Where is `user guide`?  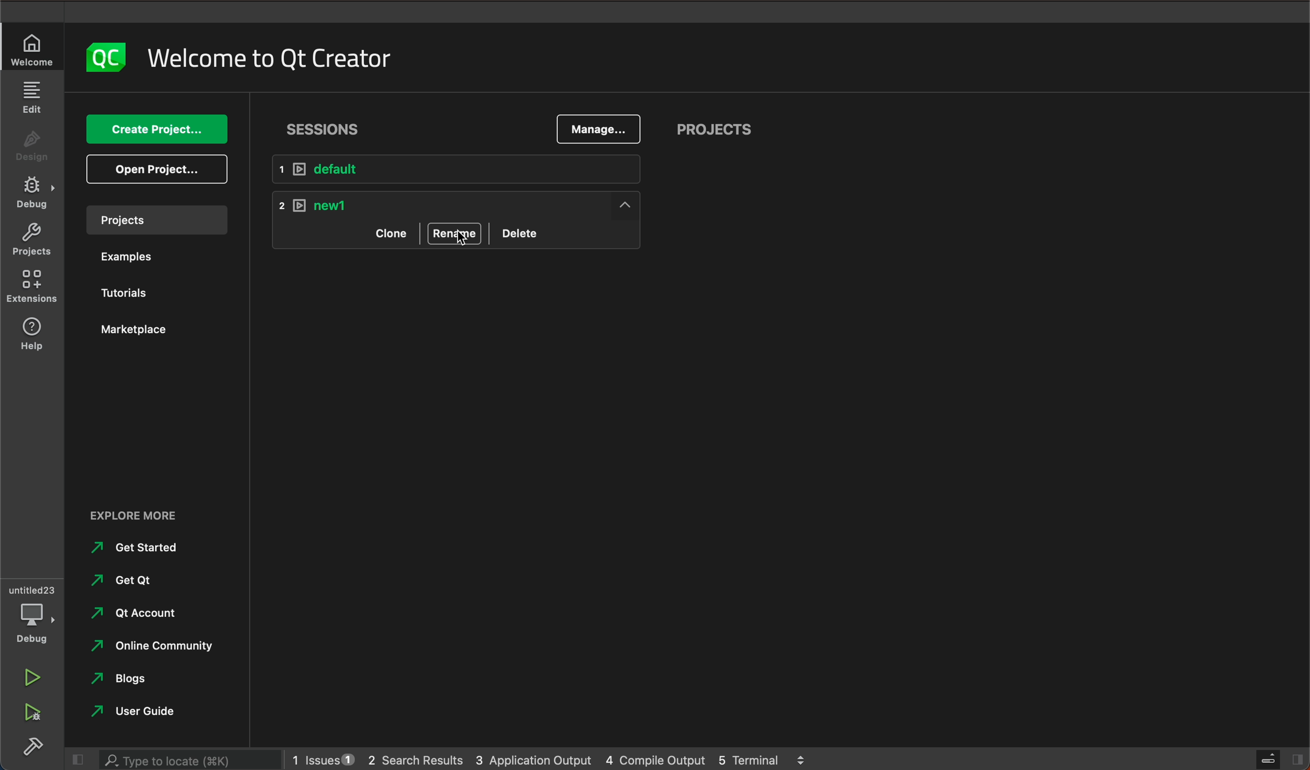 user guide is located at coordinates (145, 712).